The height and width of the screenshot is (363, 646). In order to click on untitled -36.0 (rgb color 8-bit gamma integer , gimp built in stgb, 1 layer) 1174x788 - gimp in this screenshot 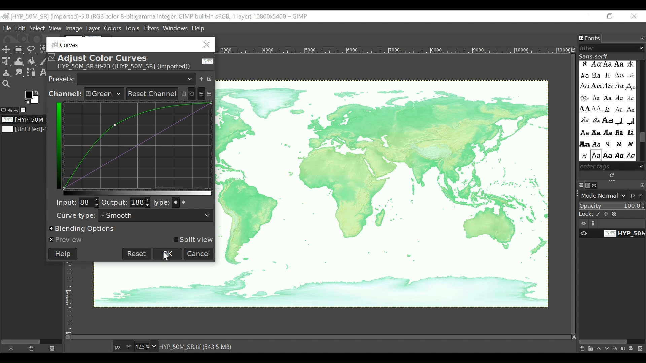, I will do `click(155, 16)`.